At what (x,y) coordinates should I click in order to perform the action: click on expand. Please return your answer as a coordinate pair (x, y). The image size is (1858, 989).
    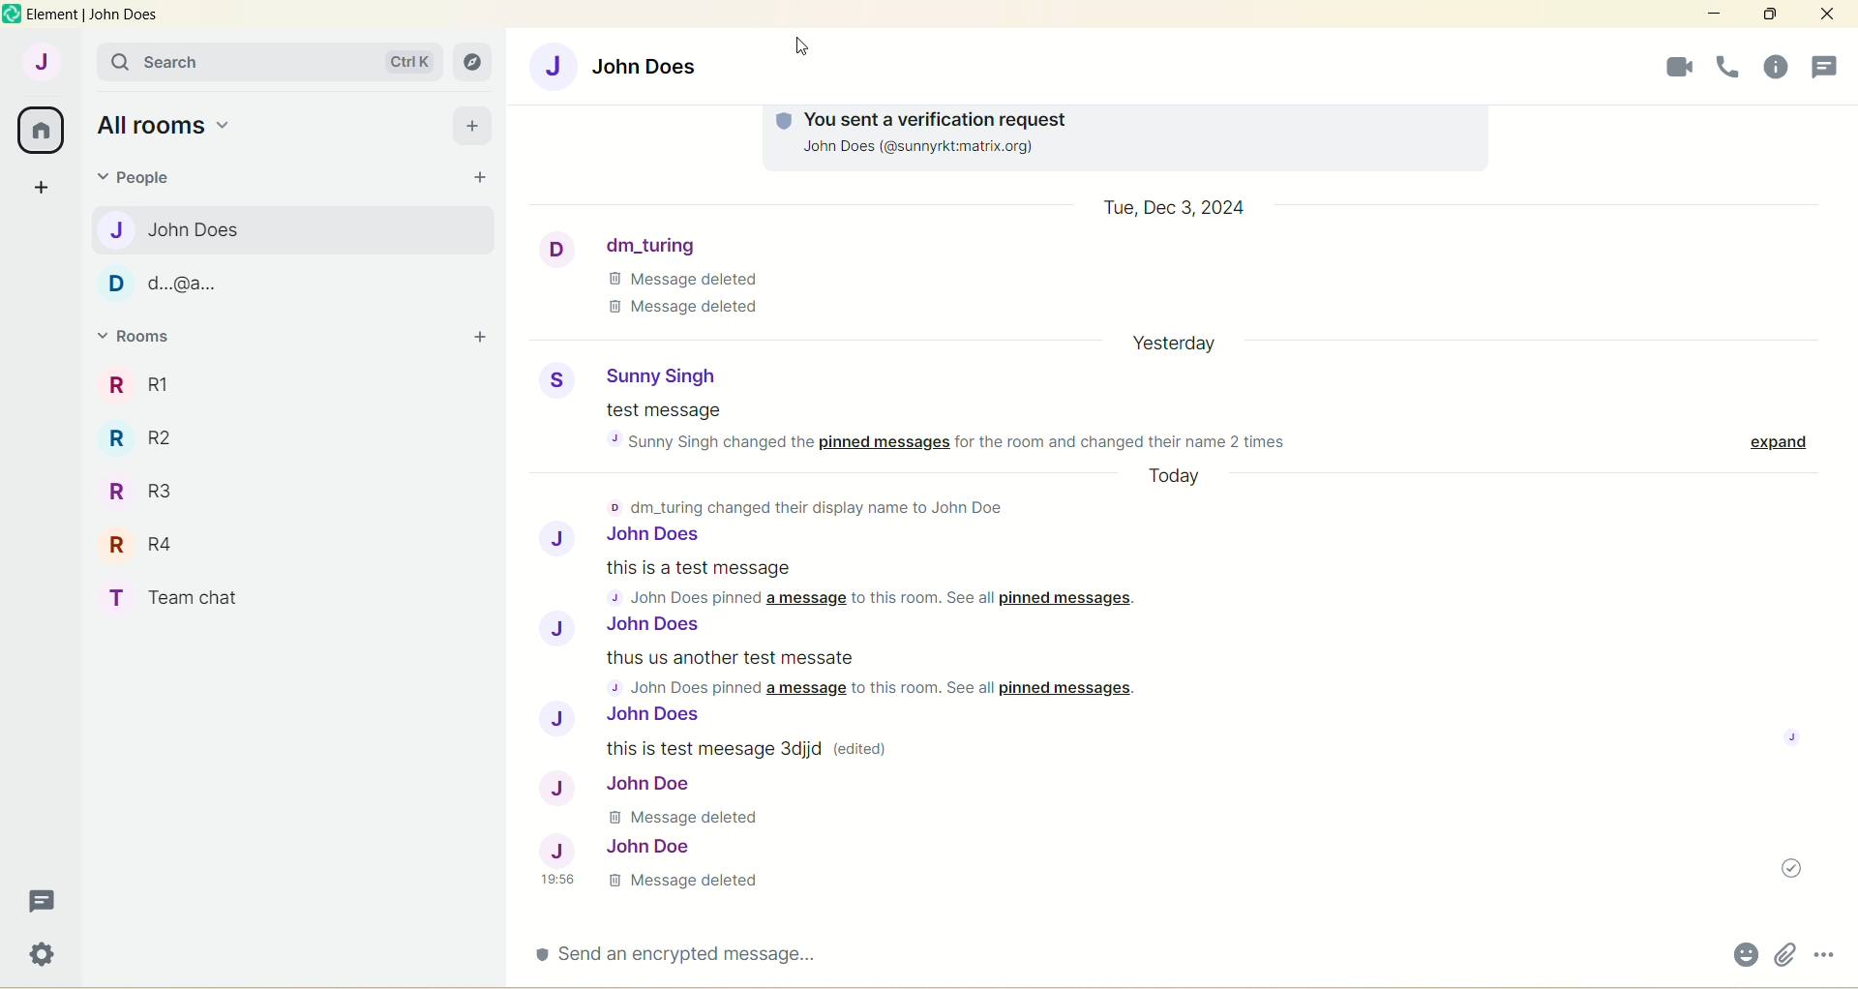
    Looking at the image, I should click on (1770, 439).